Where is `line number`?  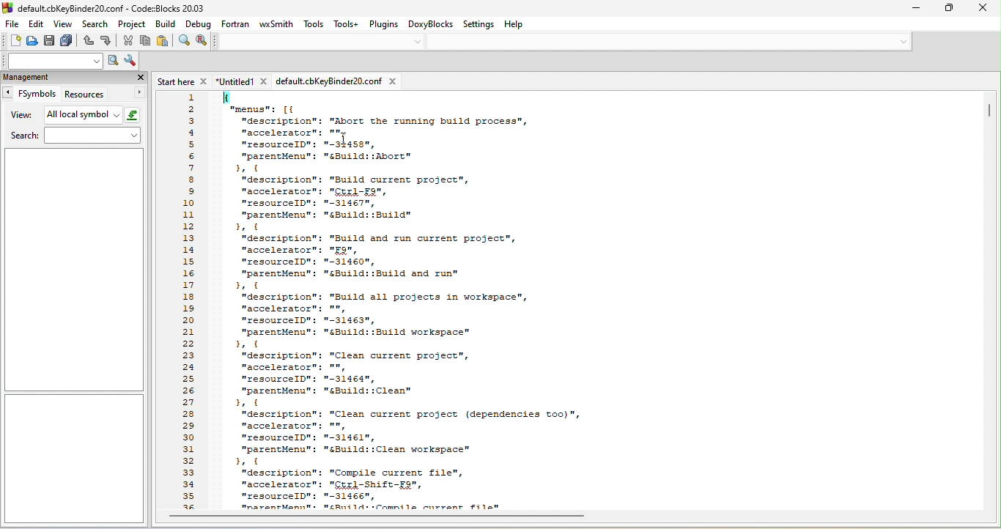 line number is located at coordinates (191, 301).